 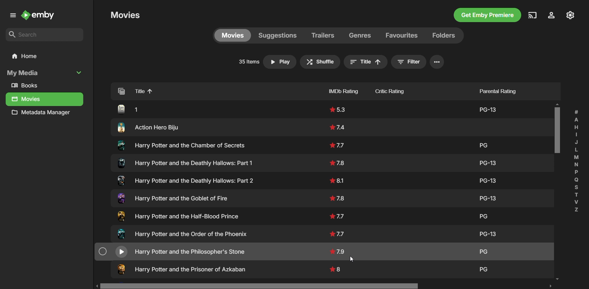 What do you see at coordinates (184, 180) in the screenshot?
I see `` at bounding box center [184, 180].